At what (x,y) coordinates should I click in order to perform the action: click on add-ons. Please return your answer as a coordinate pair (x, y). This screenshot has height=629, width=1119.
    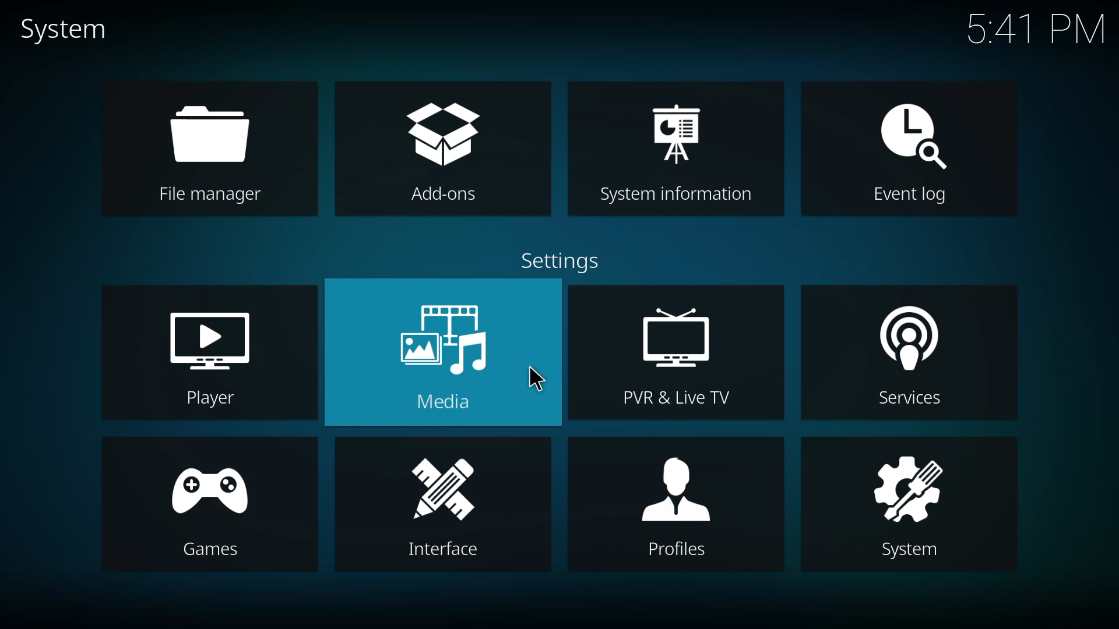
    Looking at the image, I should click on (446, 152).